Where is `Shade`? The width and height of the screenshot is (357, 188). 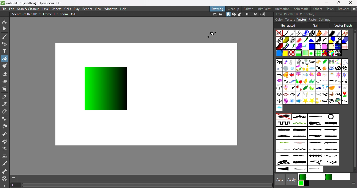 Shade is located at coordinates (279, 46).